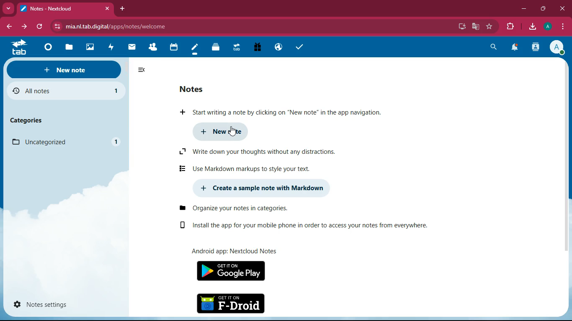 The height and width of the screenshot is (321, 572). Describe the element at coordinates (216, 48) in the screenshot. I see `layers` at that location.